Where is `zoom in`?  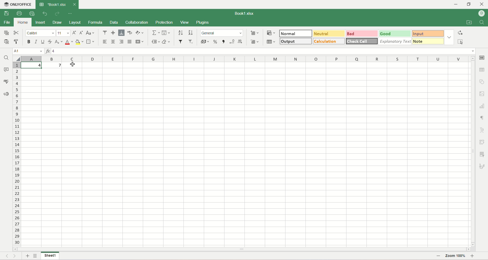
zoom in is located at coordinates (473, 257).